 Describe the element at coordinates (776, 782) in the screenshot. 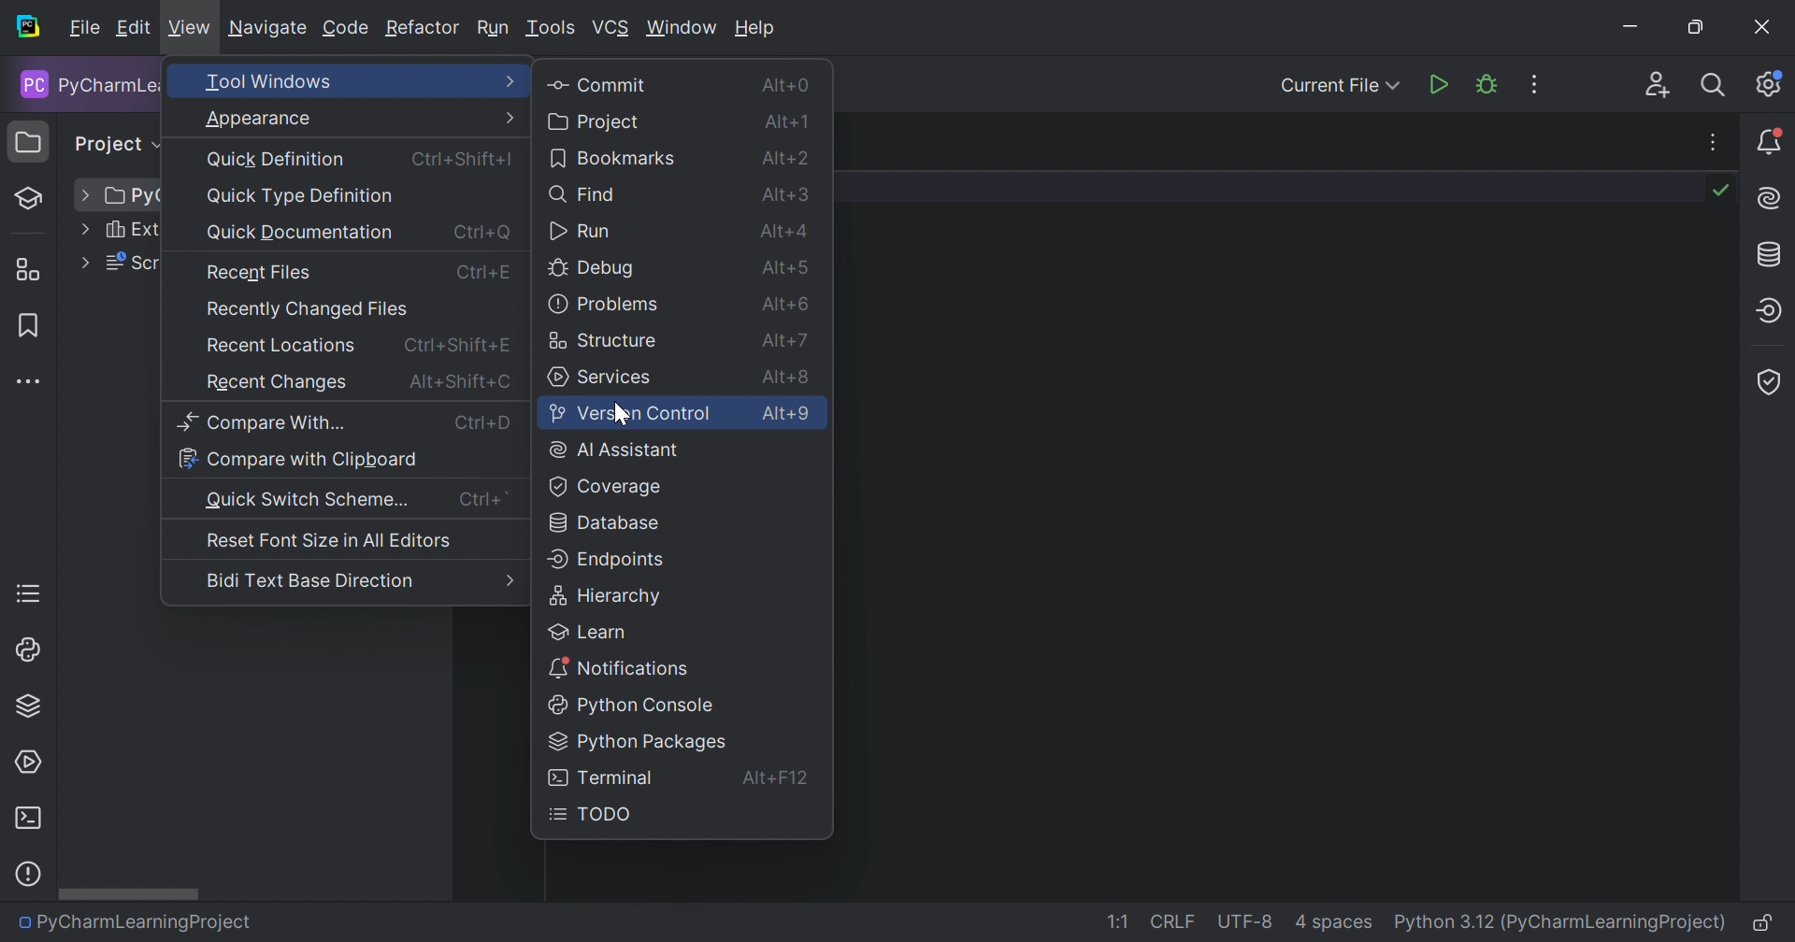

I see `Alt+F12` at that location.